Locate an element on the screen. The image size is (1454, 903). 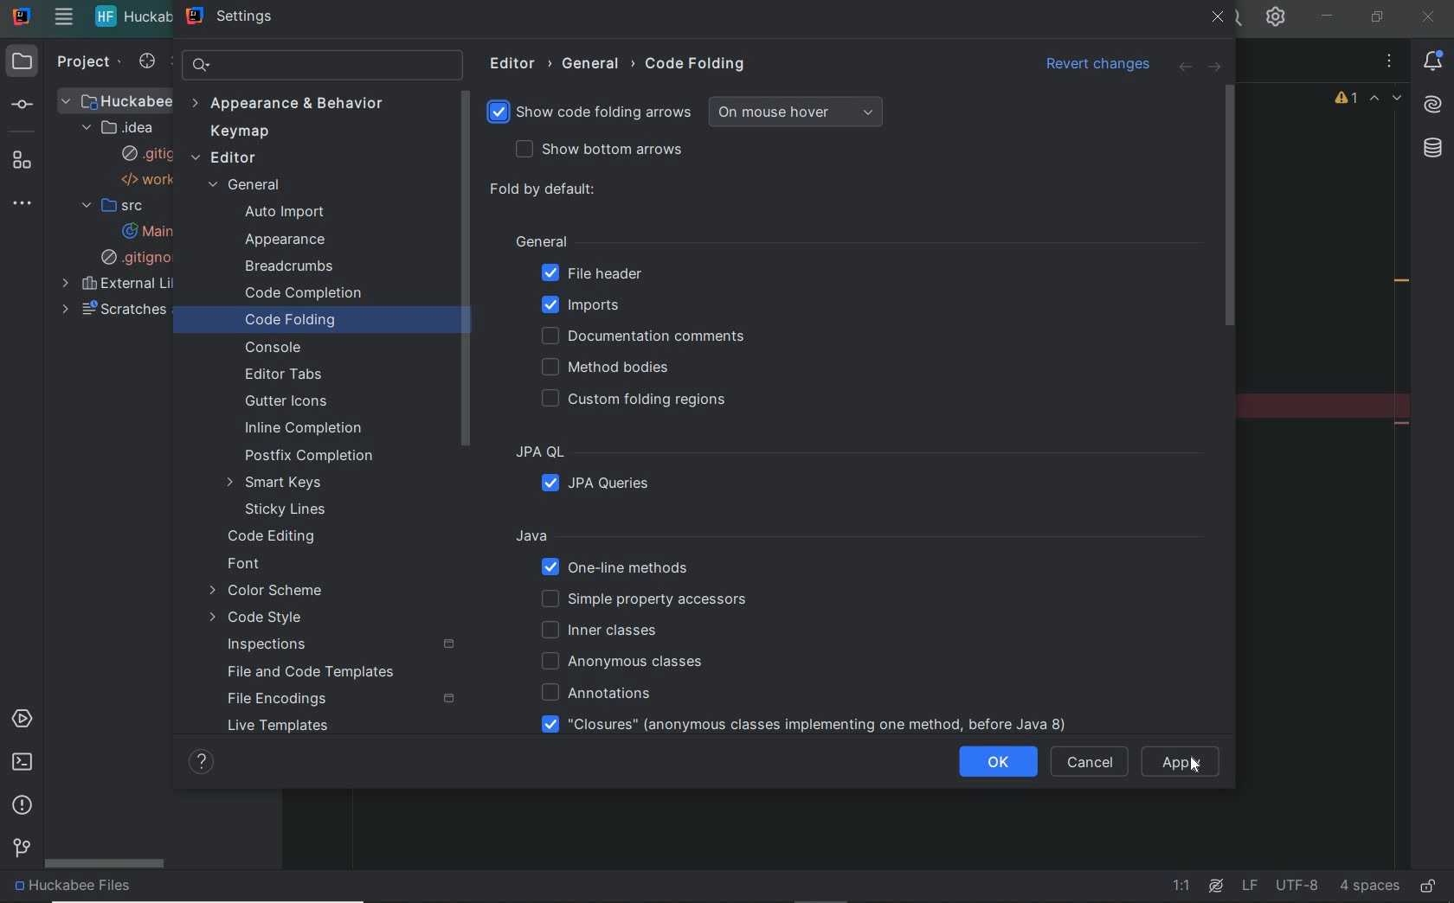
gutter icons is located at coordinates (294, 401).